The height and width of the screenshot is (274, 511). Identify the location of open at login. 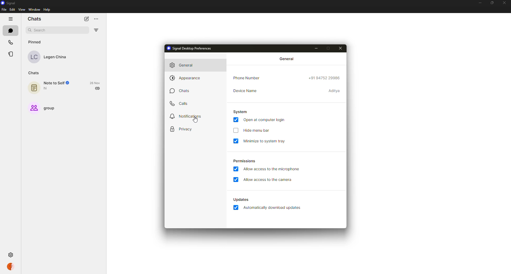
(265, 120).